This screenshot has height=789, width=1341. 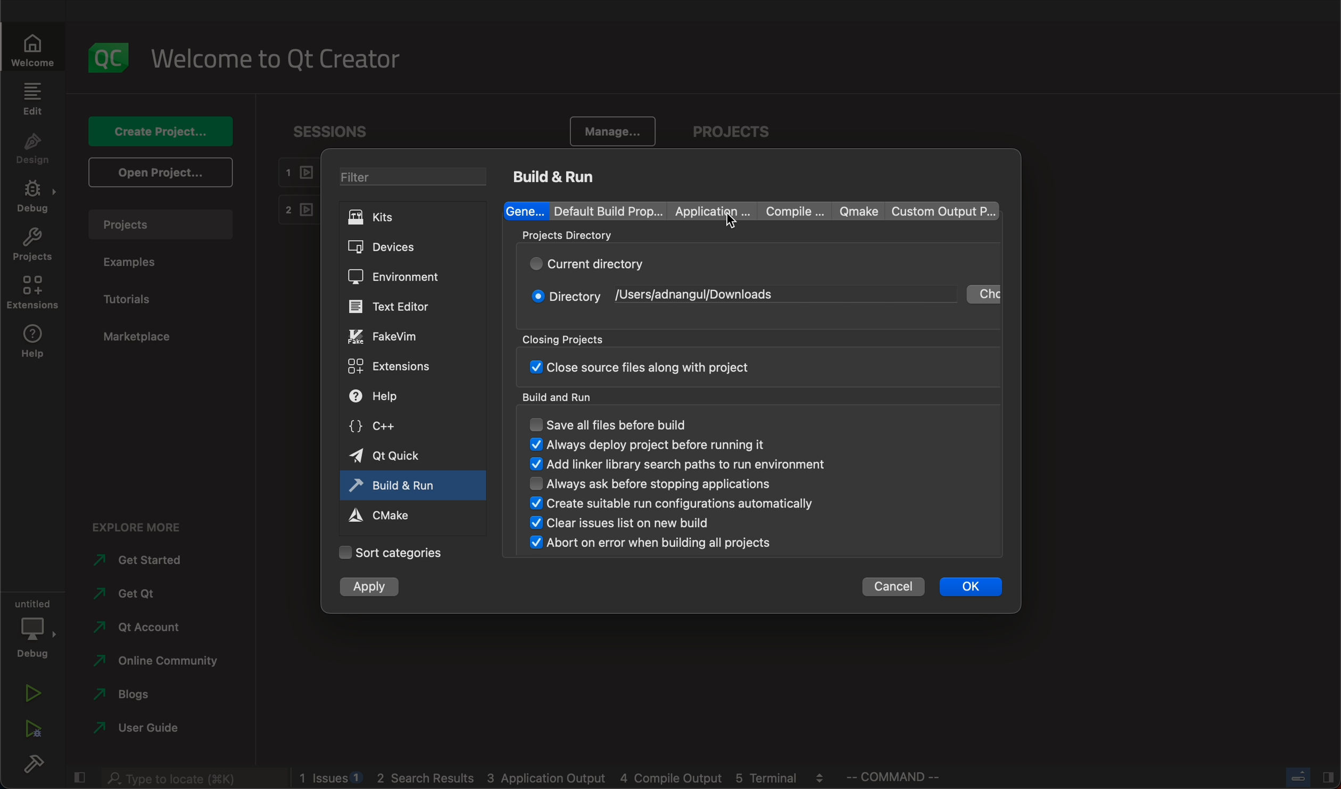 What do you see at coordinates (33, 195) in the screenshot?
I see `debug` at bounding box center [33, 195].